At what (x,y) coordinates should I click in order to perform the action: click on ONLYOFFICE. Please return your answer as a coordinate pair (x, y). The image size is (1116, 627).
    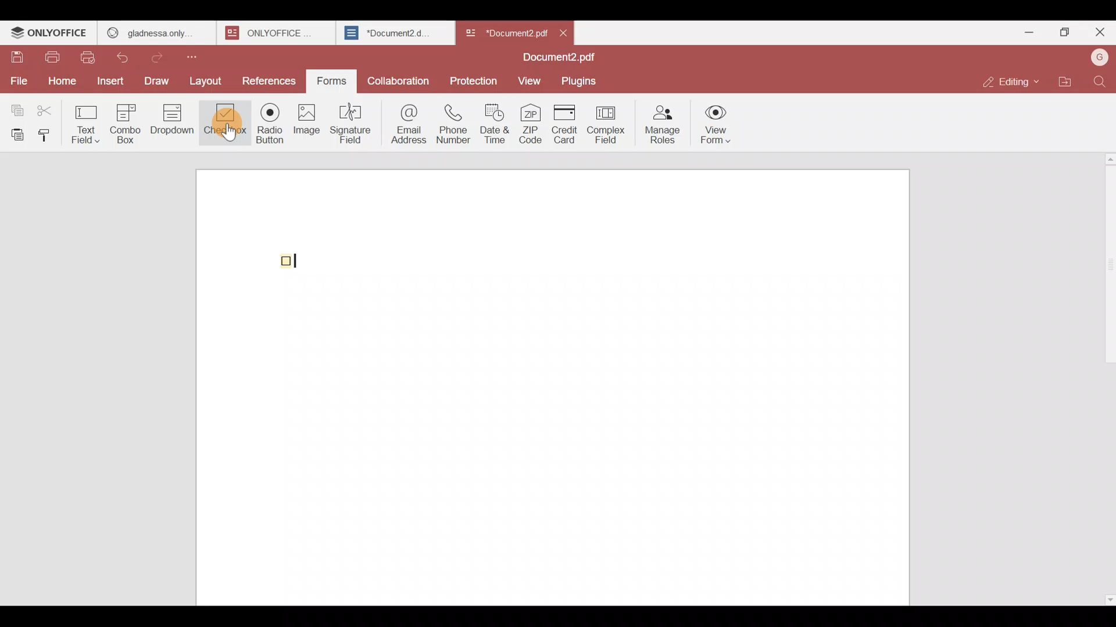
    Looking at the image, I should click on (49, 34).